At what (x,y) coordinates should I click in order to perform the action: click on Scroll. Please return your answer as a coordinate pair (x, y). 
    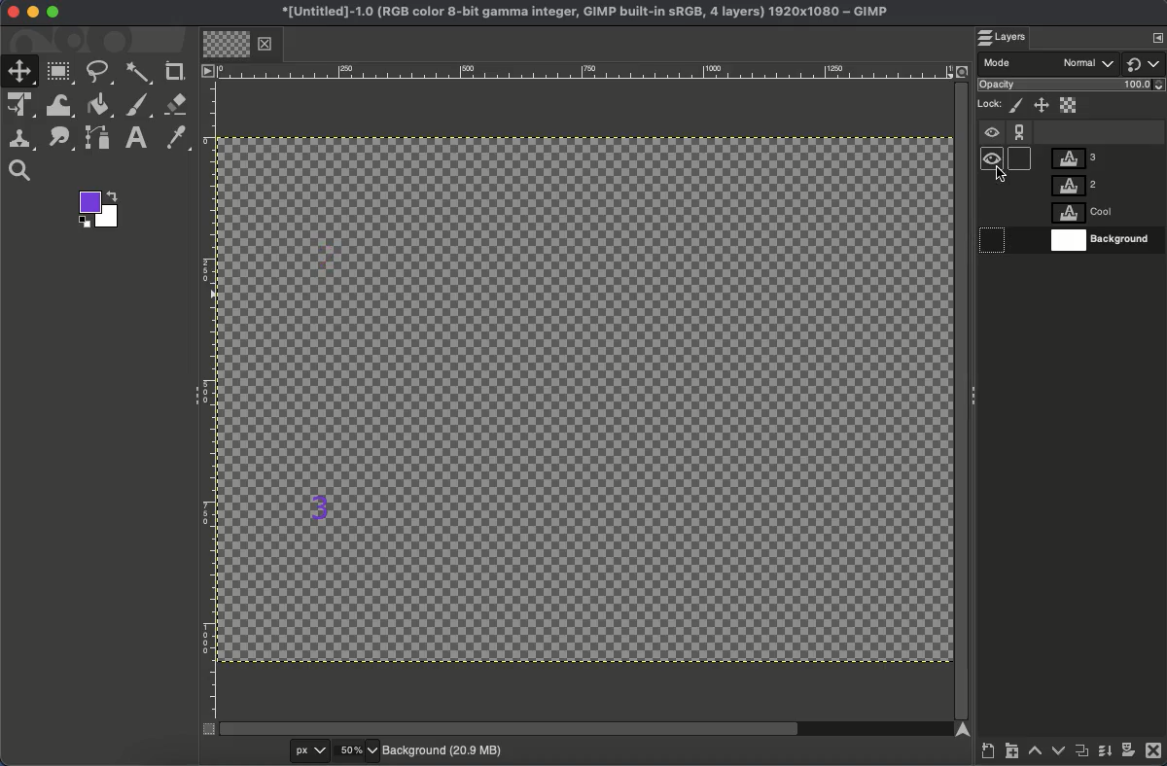
    Looking at the image, I should click on (961, 398).